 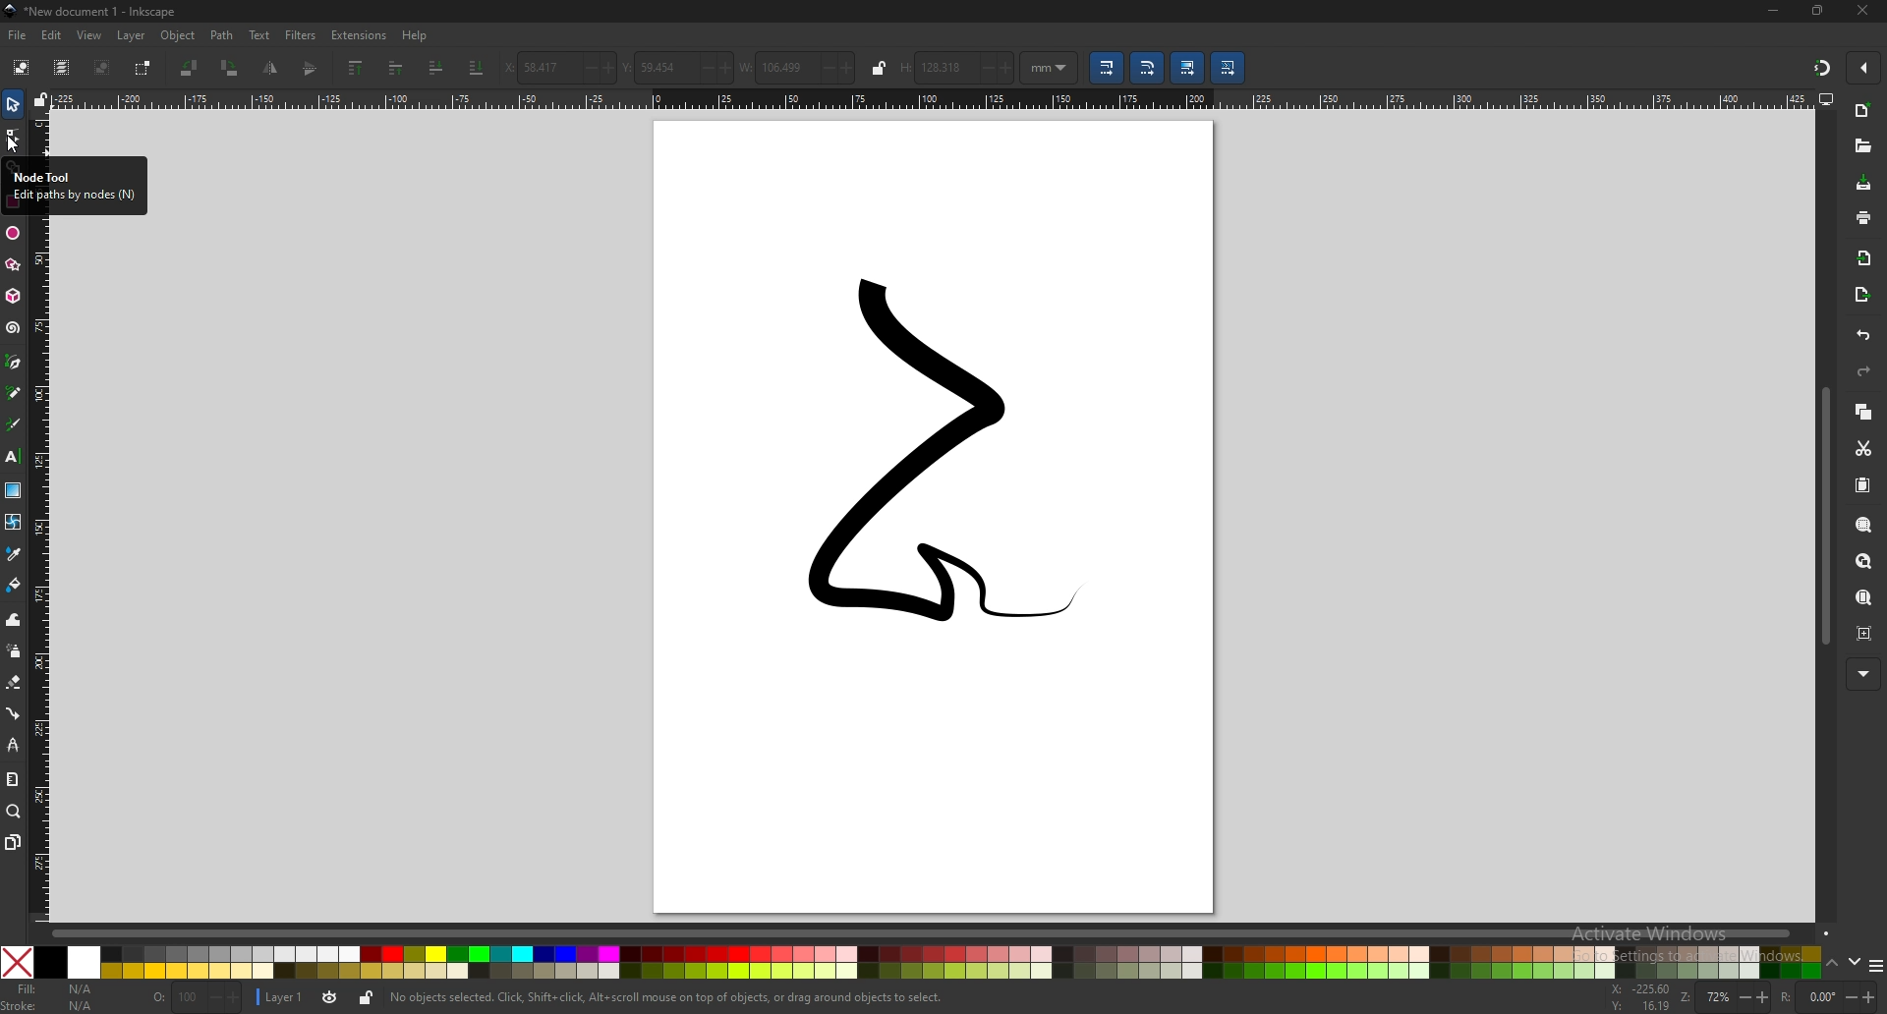 I want to click on resize, so click(x=1820, y=12).